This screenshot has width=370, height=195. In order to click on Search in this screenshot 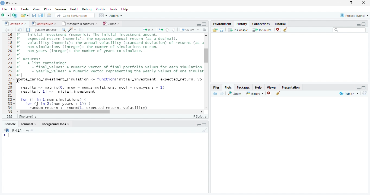, I will do `click(349, 30)`.